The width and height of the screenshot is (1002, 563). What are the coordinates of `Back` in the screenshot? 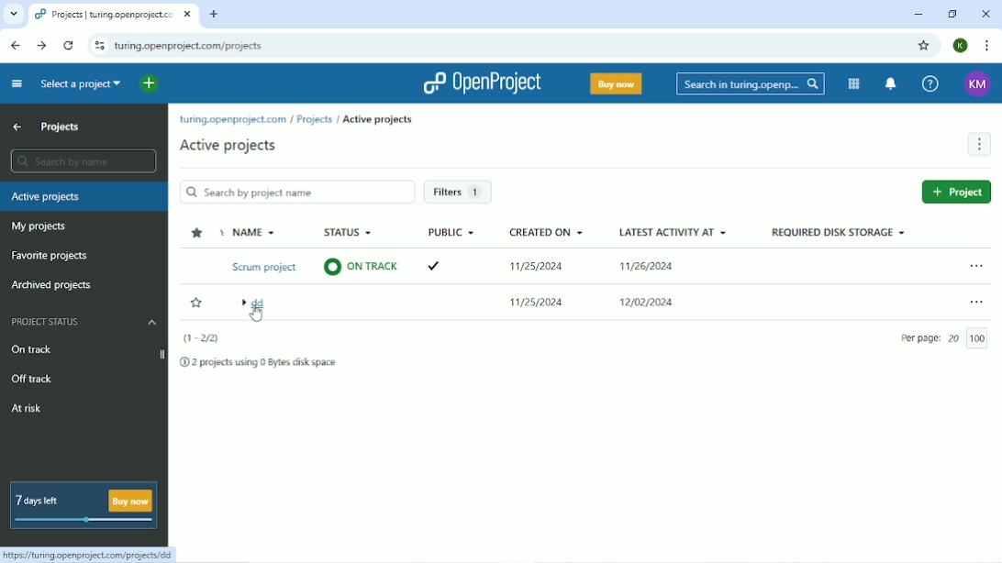 It's located at (17, 46).